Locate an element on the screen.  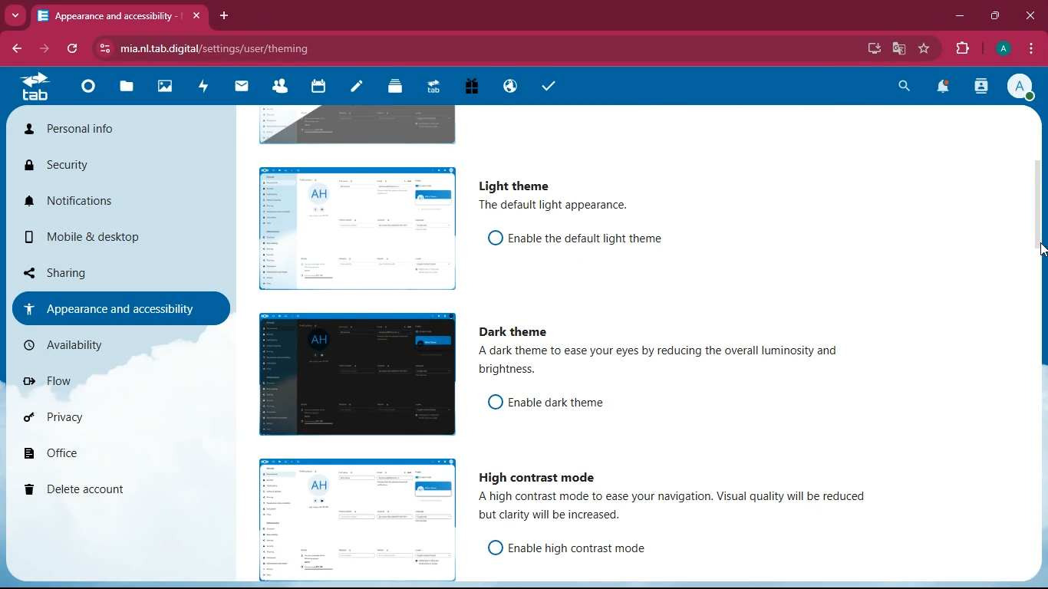
light theme is located at coordinates (512, 185).